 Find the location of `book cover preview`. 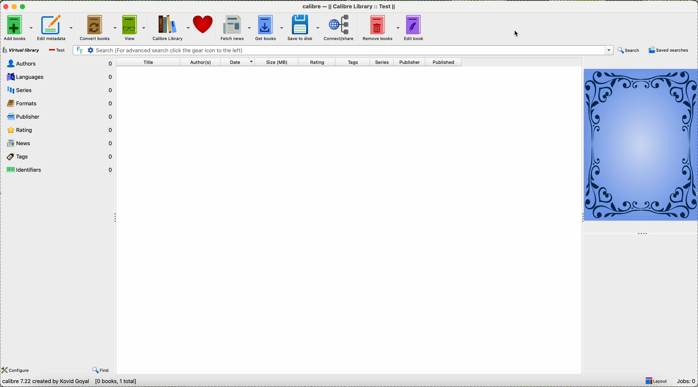

book cover preview is located at coordinates (641, 145).